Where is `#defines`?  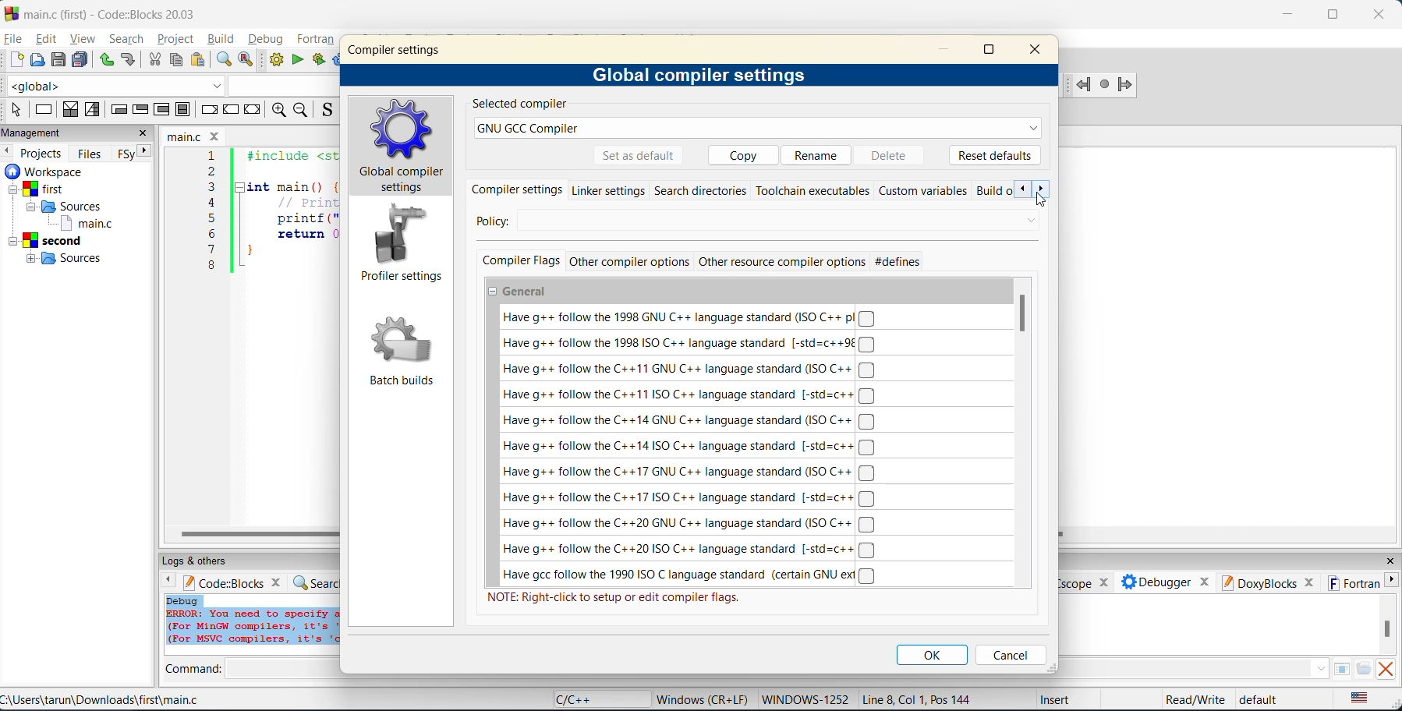
#defines is located at coordinates (898, 262).